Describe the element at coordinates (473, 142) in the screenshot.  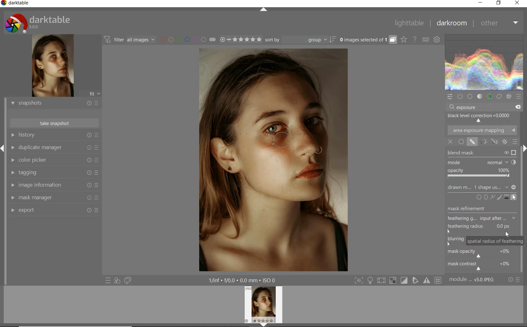
I see `drawn musk` at that location.